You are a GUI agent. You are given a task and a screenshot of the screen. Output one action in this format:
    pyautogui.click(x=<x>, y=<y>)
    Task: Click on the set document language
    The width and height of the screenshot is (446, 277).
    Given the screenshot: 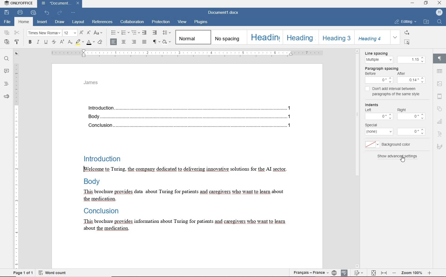 What is the action you would take?
    pyautogui.click(x=334, y=273)
    